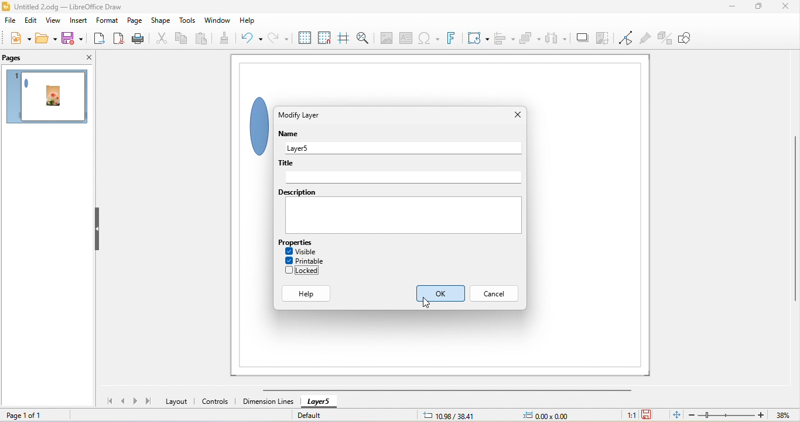 The width and height of the screenshot is (800, 422). I want to click on layout, so click(177, 401).